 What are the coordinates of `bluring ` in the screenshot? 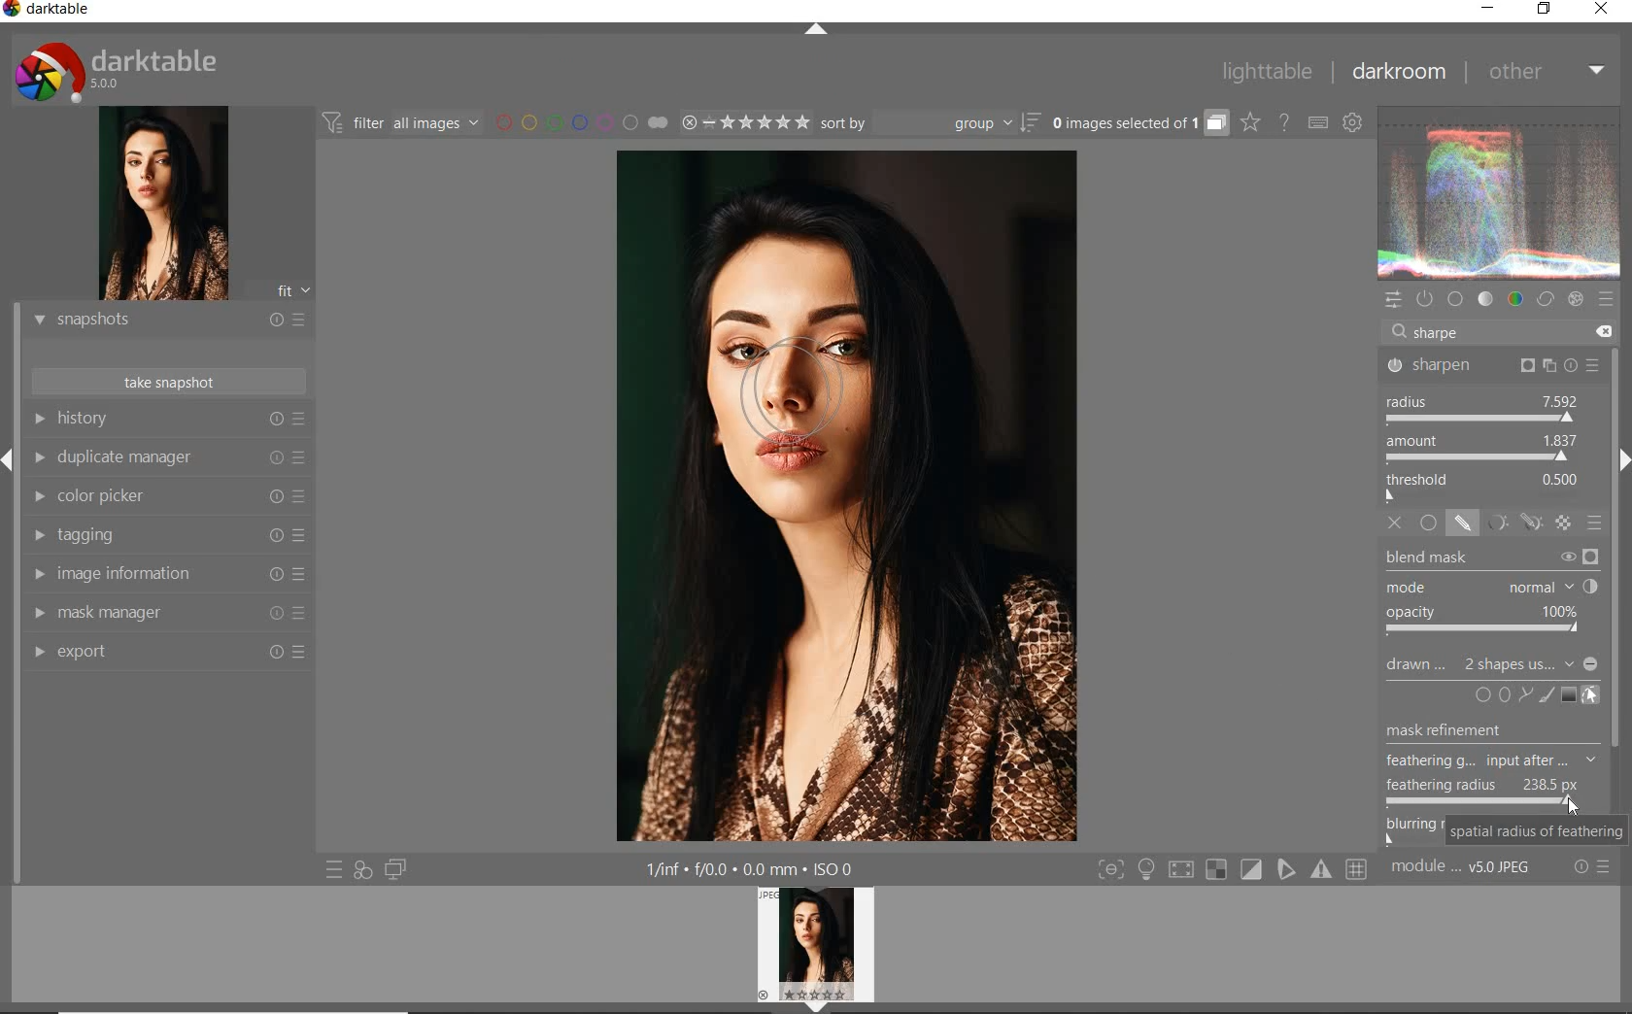 It's located at (1412, 827).